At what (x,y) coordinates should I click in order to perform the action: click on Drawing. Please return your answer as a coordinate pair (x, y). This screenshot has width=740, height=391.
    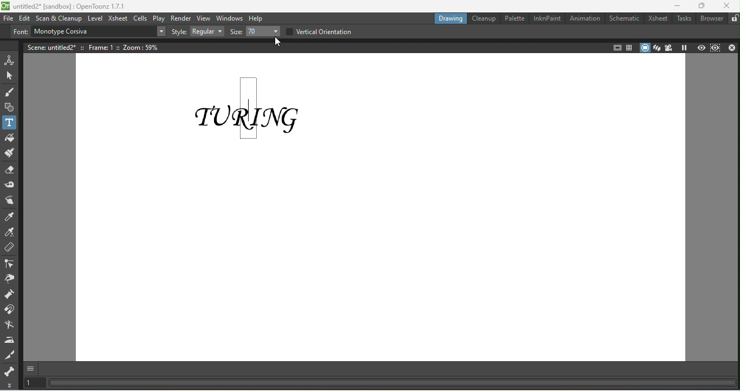
    Looking at the image, I should click on (449, 19).